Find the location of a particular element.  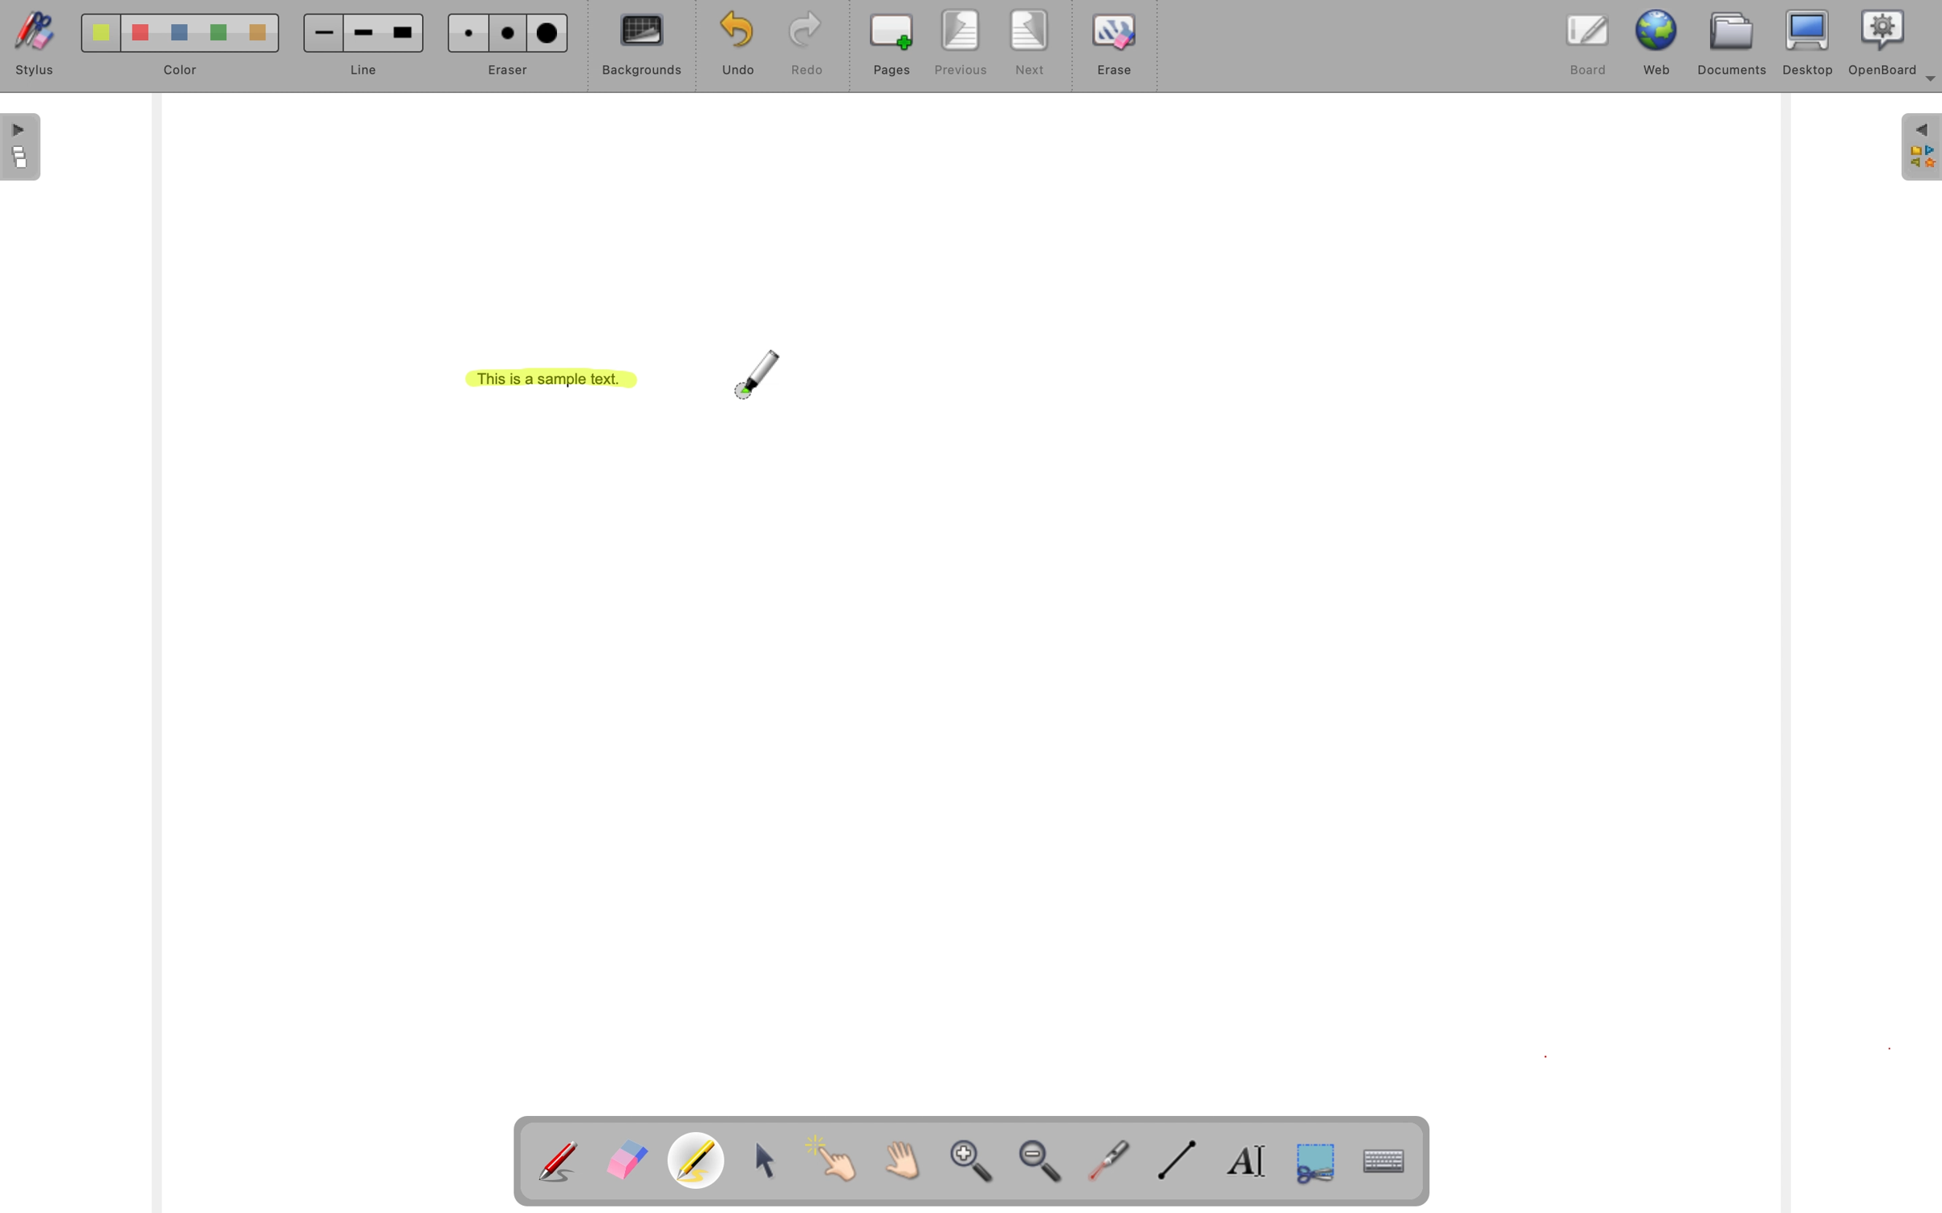

The flatplan (left panel) is located at coordinates (22, 148).